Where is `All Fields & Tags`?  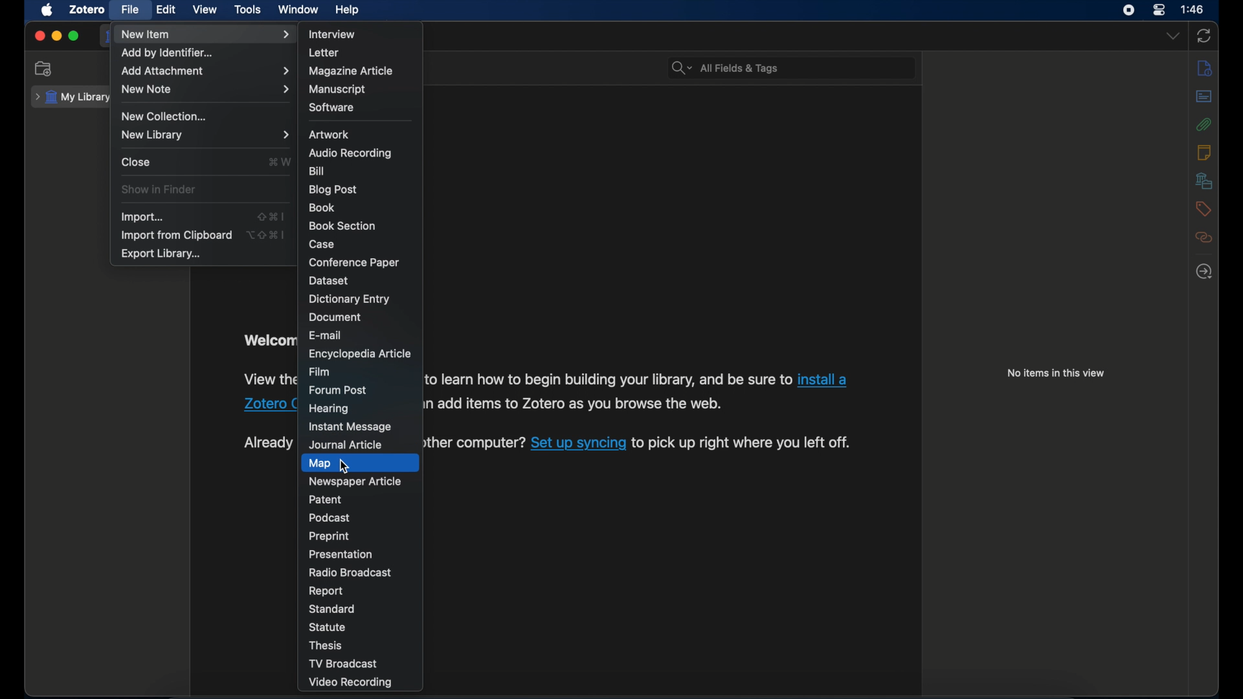
All Fields & Tags is located at coordinates (791, 68).